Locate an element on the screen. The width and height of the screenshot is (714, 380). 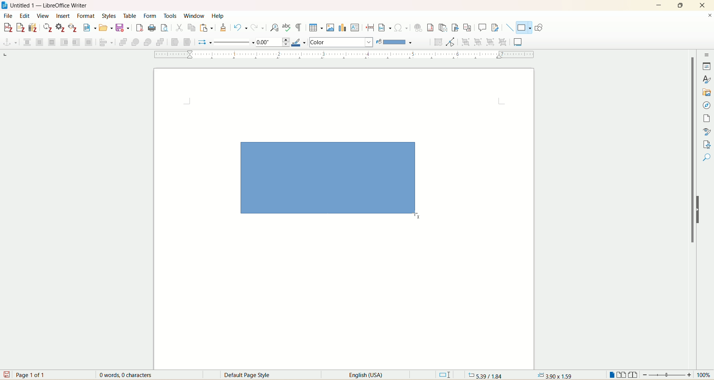
insert bookmark is located at coordinates (456, 28).